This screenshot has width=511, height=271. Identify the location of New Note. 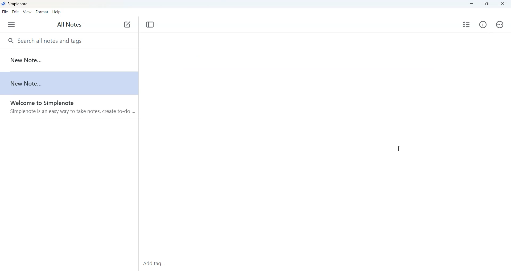
(69, 60).